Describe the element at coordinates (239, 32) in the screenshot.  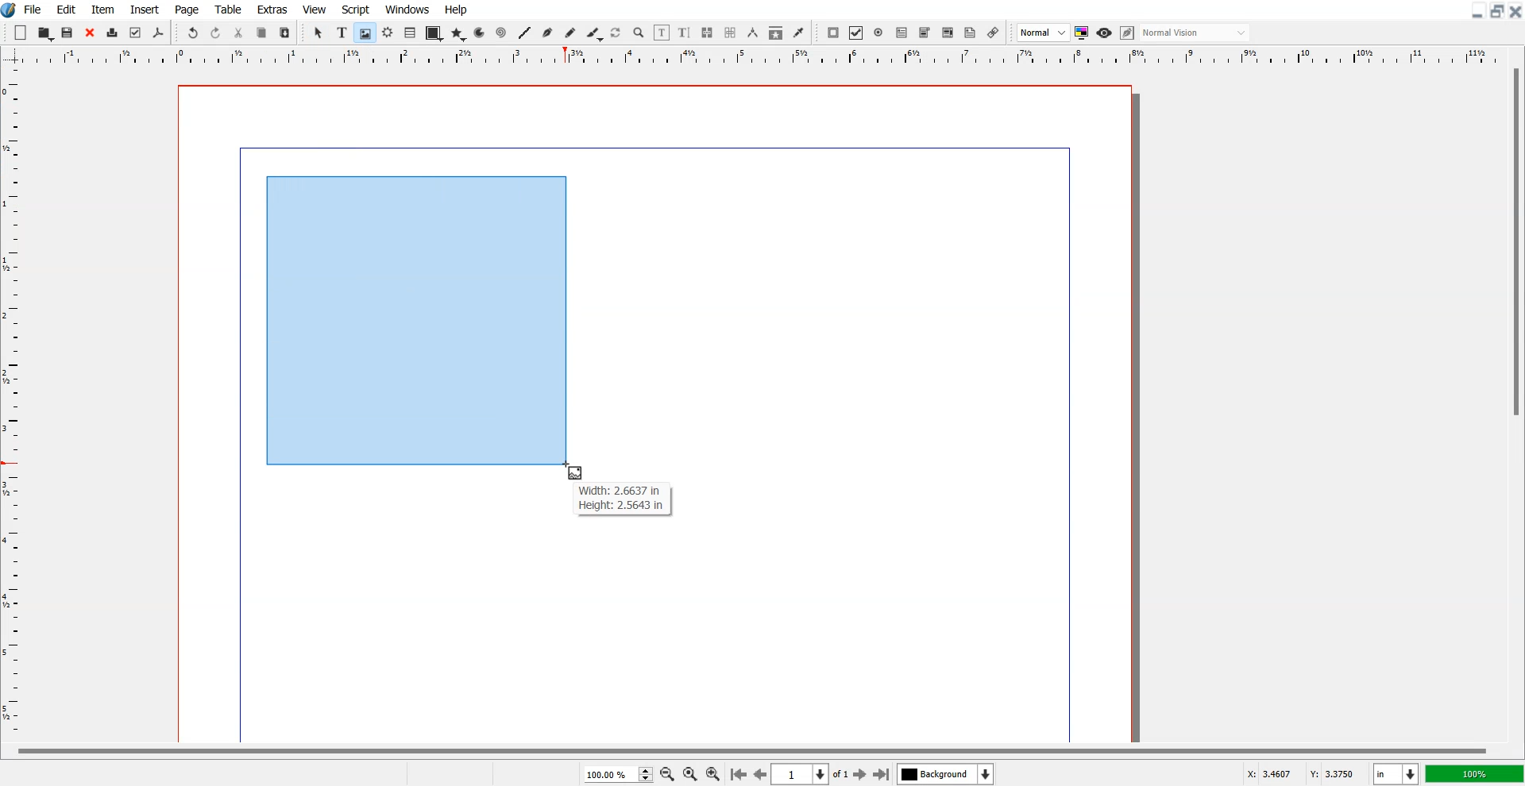
I see `Cut` at that location.